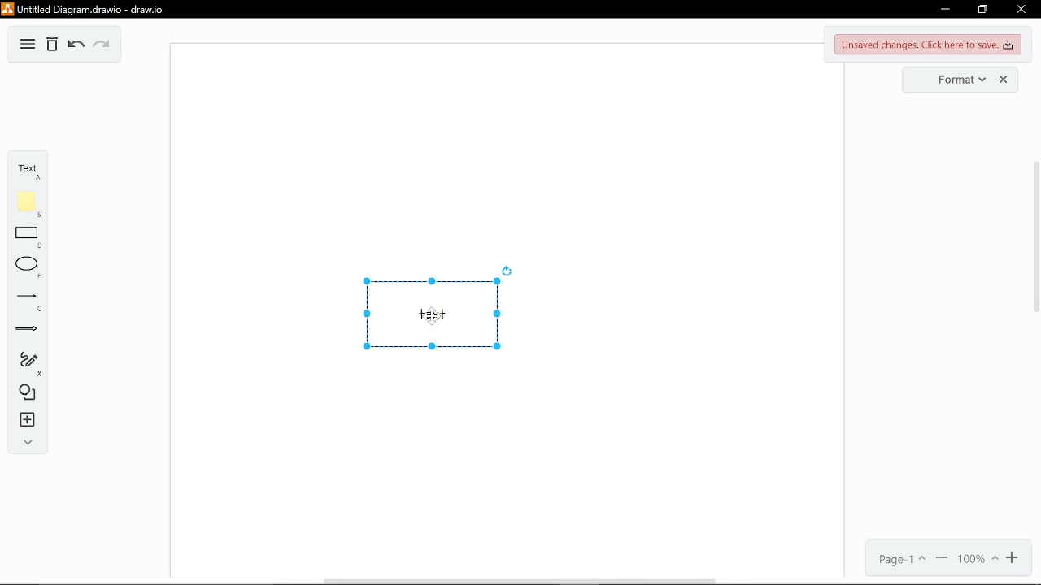 The height and width of the screenshot is (585, 1041). I want to click on insert, so click(24, 421).